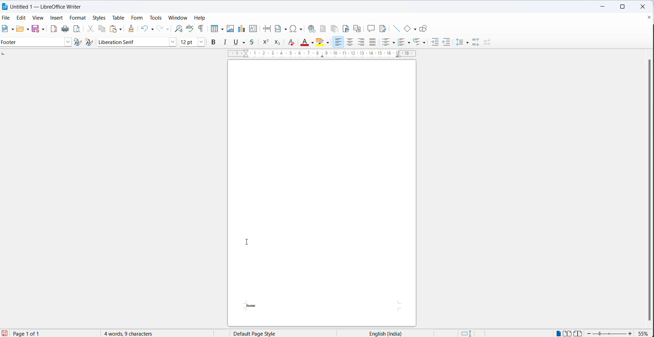 The image size is (654, 337). I want to click on text align right, so click(361, 42).